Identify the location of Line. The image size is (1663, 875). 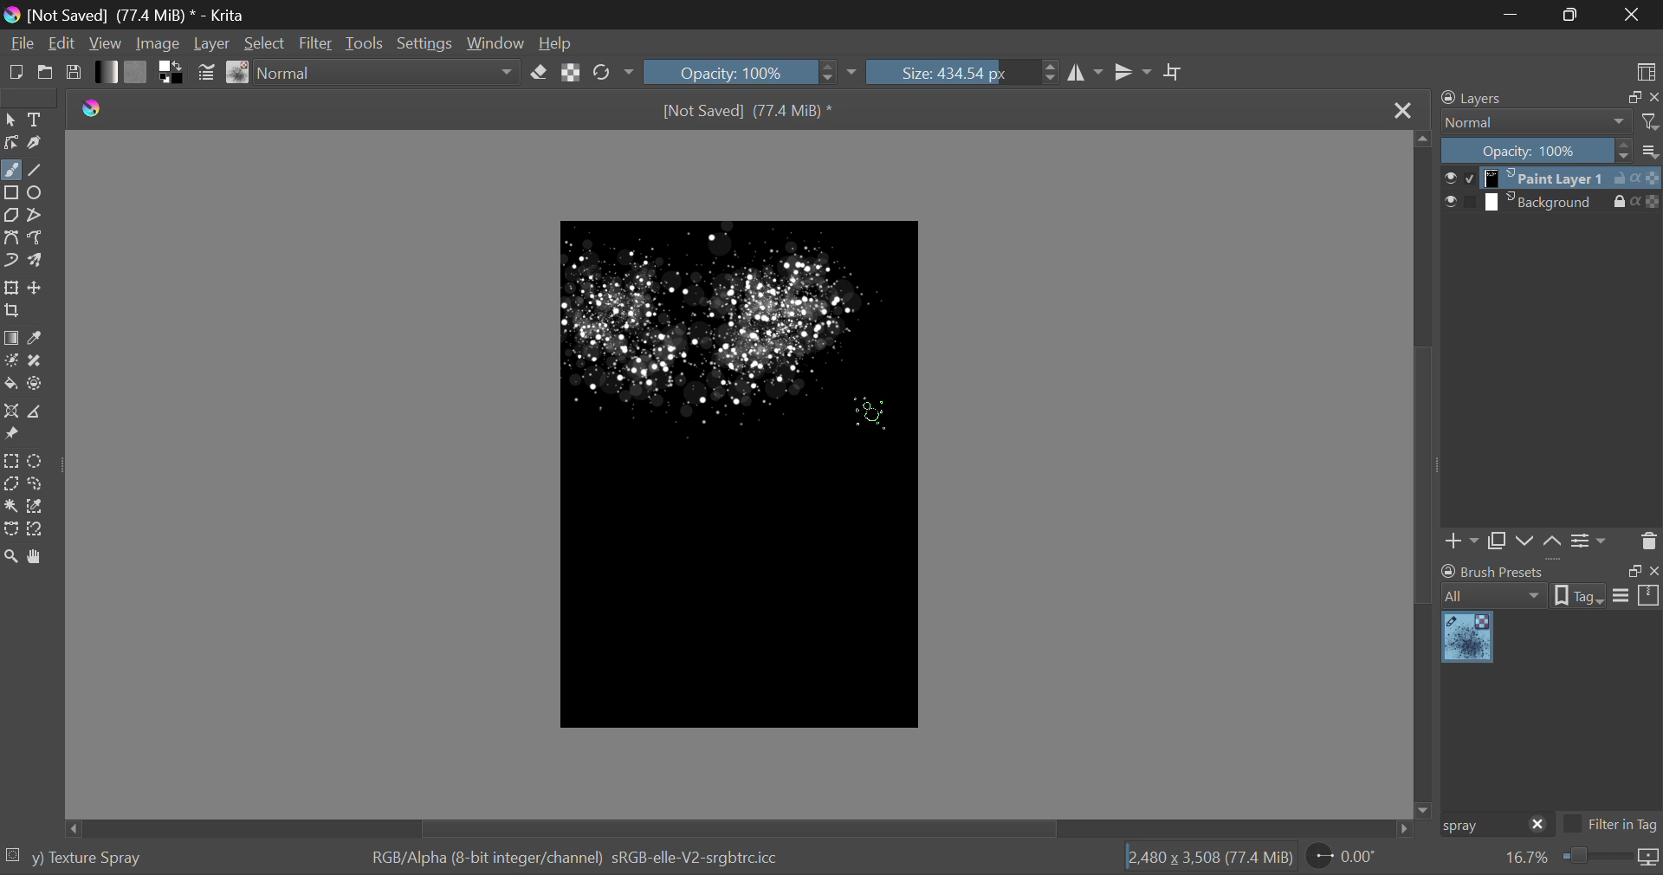
(36, 172).